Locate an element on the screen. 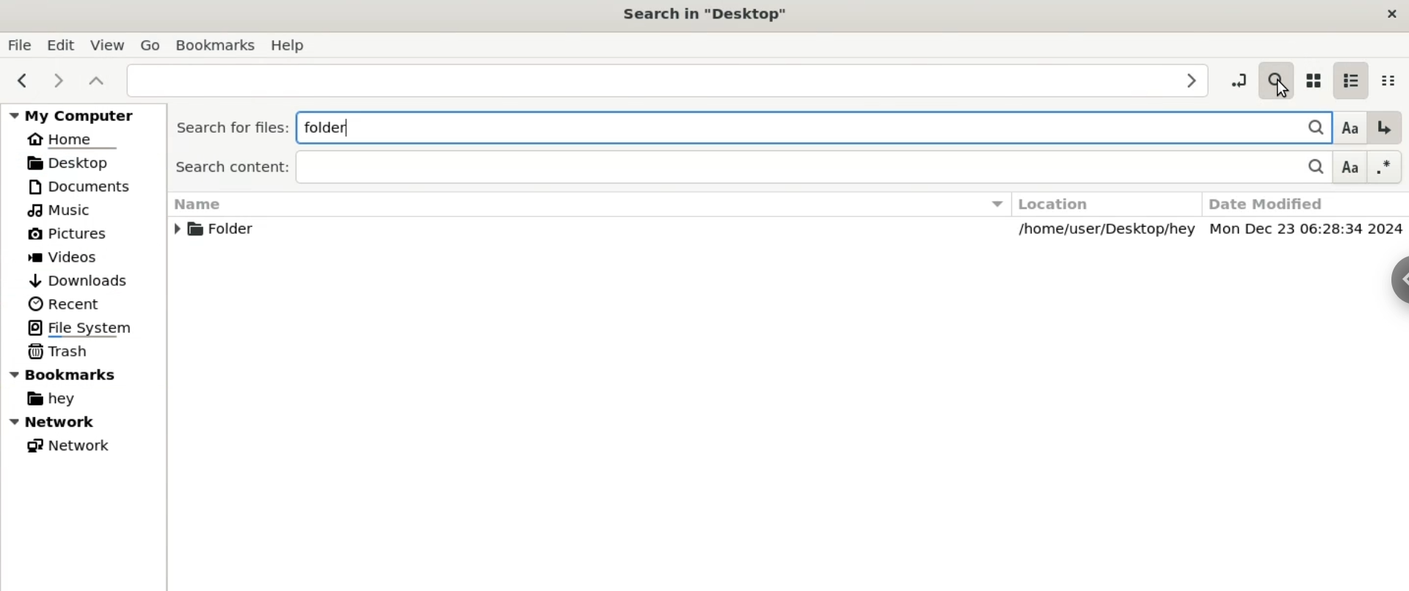 The height and width of the screenshot is (591, 1409). next is located at coordinates (57, 80).